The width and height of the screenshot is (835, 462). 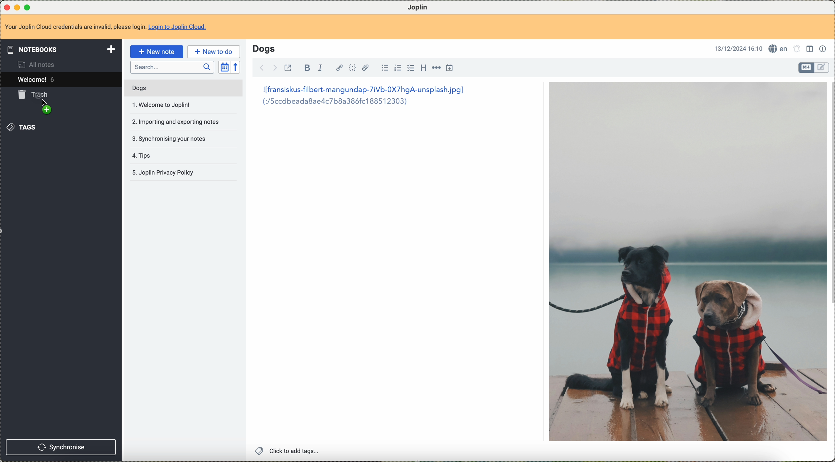 I want to click on heading, so click(x=423, y=68).